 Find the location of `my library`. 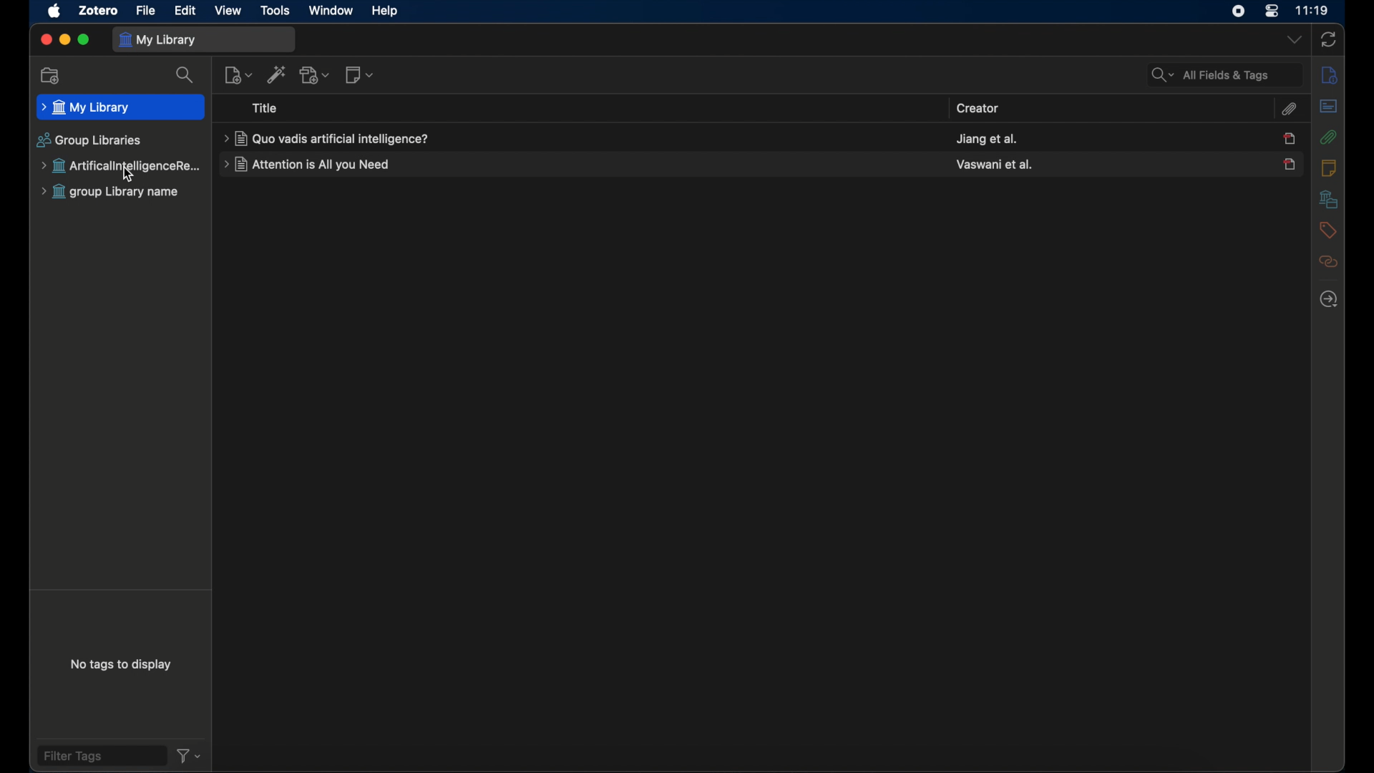

my library is located at coordinates (121, 107).